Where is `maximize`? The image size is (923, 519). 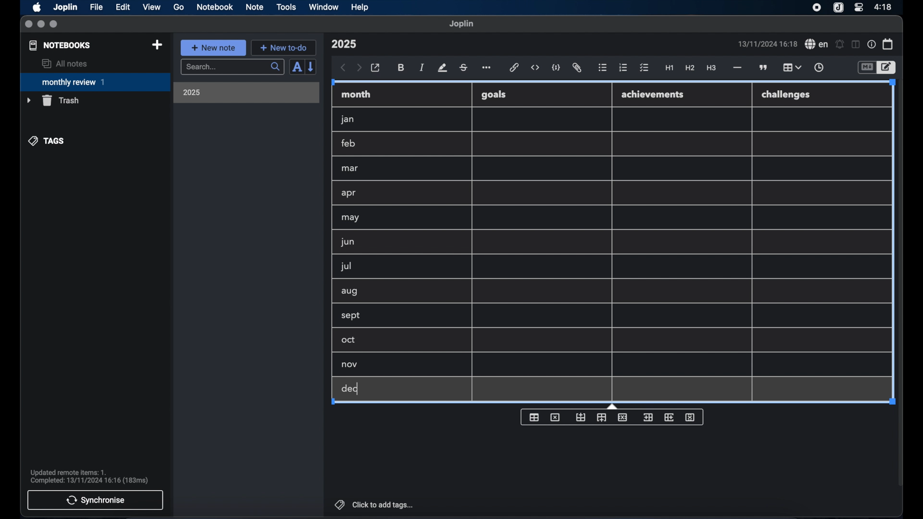 maximize is located at coordinates (54, 25).